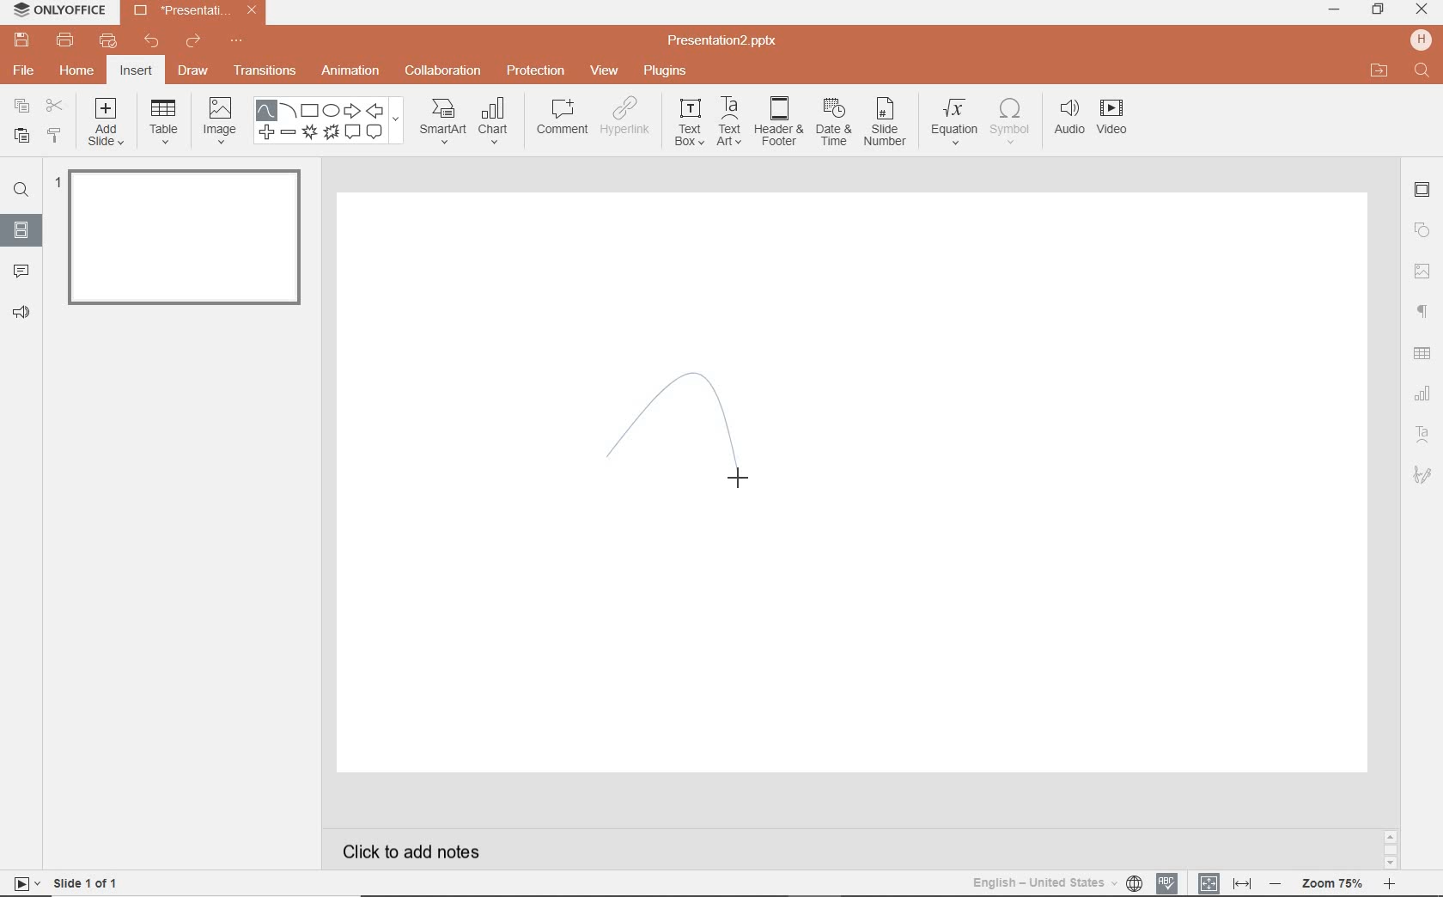 The width and height of the screenshot is (1443, 897). I want to click on COMMENTS, so click(19, 270).